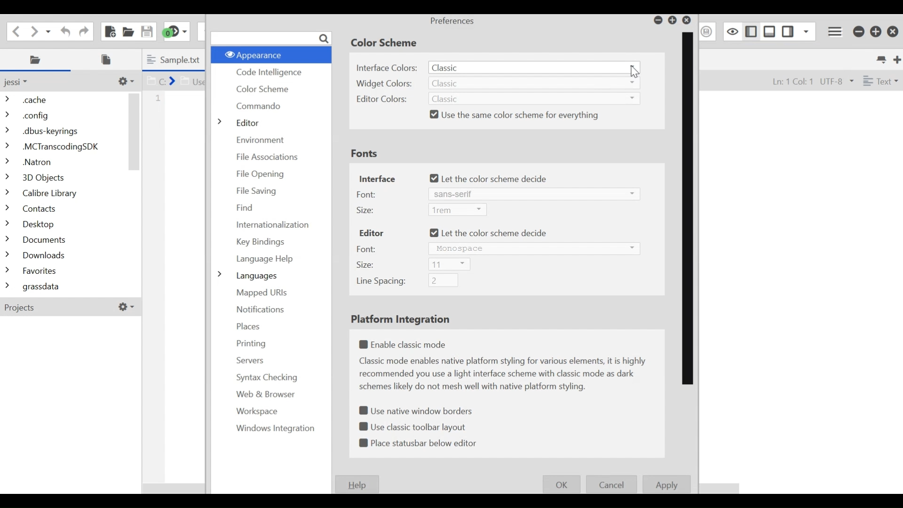 The height and width of the screenshot is (508, 903). What do you see at coordinates (388, 67) in the screenshot?
I see `Interface Colors` at bounding box center [388, 67].